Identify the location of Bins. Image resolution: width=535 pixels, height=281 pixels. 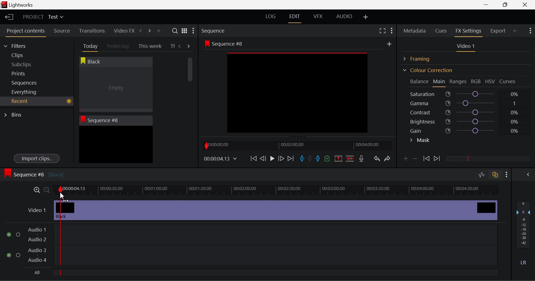
(15, 114).